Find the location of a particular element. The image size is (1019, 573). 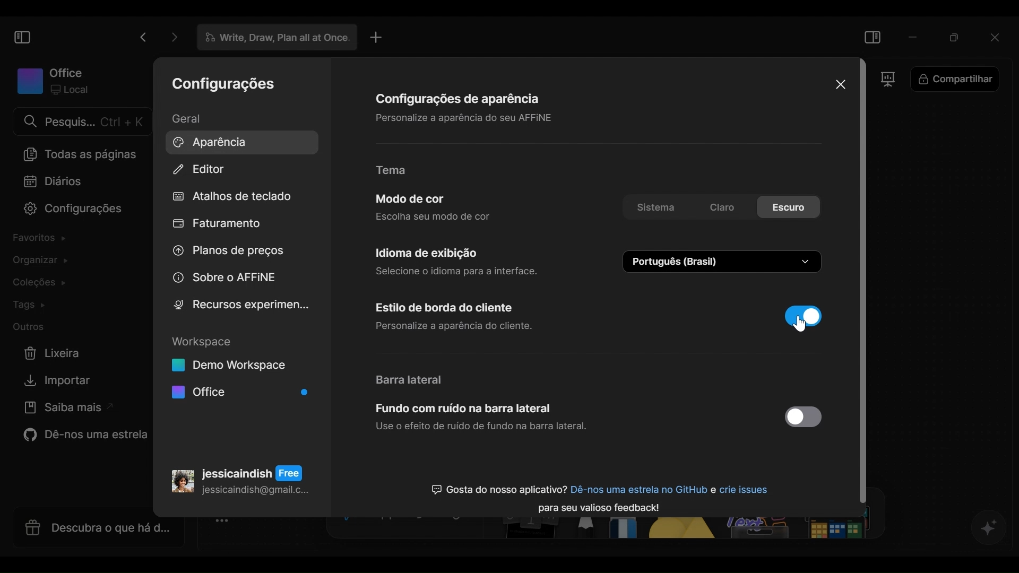

Trash is located at coordinates (53, 353).